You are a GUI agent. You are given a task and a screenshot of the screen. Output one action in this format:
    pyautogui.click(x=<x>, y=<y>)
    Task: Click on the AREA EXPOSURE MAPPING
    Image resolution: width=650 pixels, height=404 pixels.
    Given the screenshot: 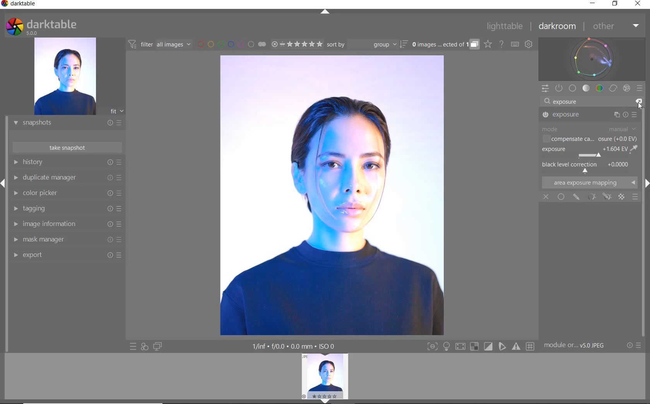 What is the action you would take?
    pyautogui.click(x=588, y=182)
    